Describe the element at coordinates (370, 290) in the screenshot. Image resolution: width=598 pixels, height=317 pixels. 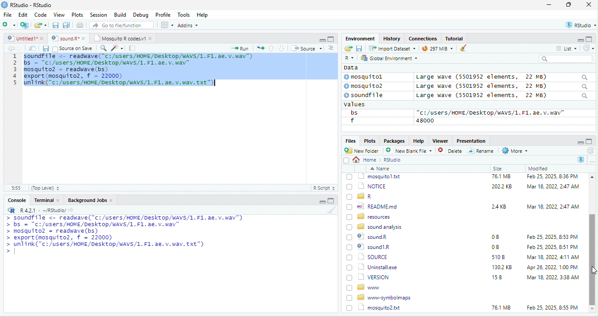
I see `© sound1R` at that location.